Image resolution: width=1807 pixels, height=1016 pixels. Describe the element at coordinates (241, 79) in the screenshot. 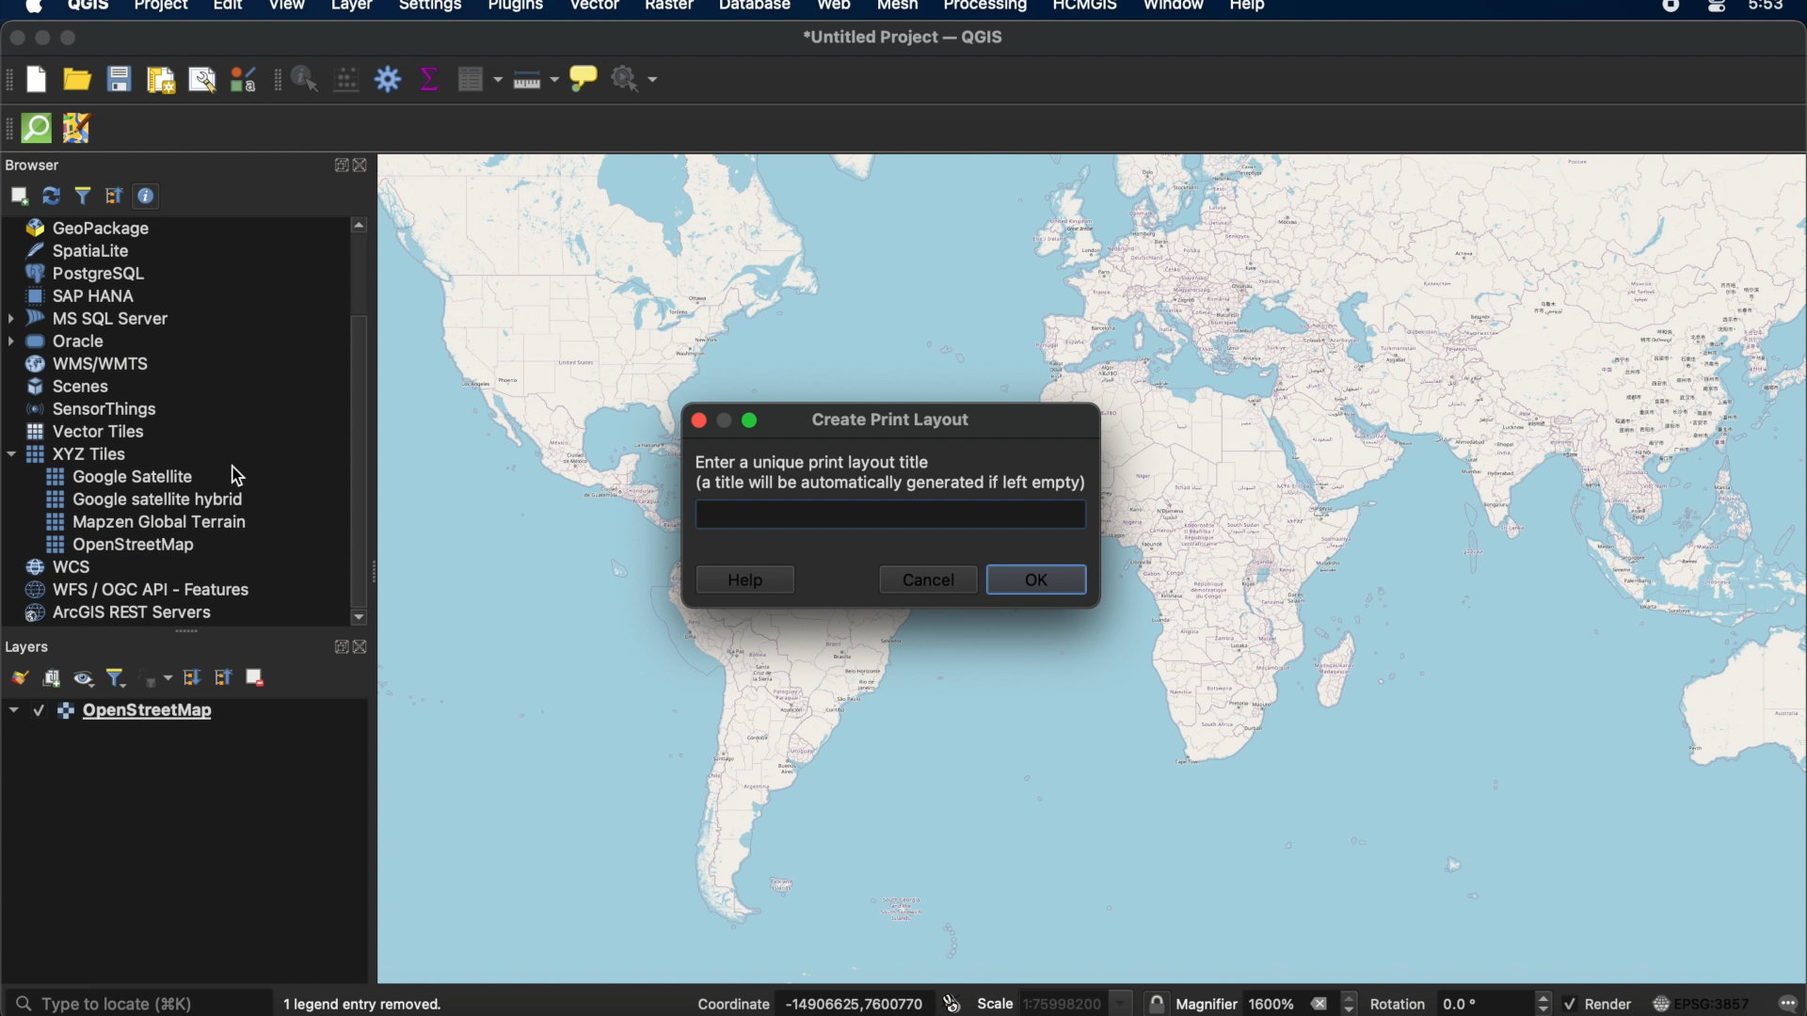

I see `style manager` at that location.